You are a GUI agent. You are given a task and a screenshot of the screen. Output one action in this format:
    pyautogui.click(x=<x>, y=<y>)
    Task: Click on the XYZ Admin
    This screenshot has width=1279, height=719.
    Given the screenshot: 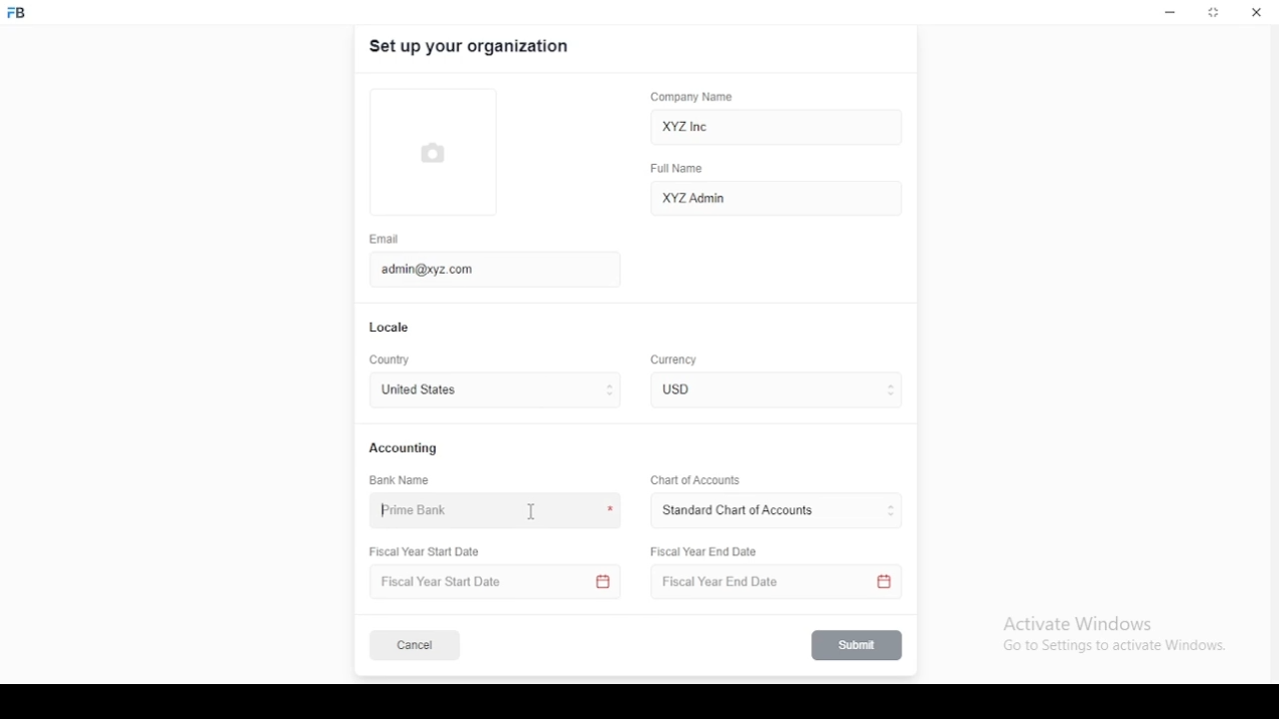 What is the action you would take?
    pyautogui.click(x=776, y=197)
    